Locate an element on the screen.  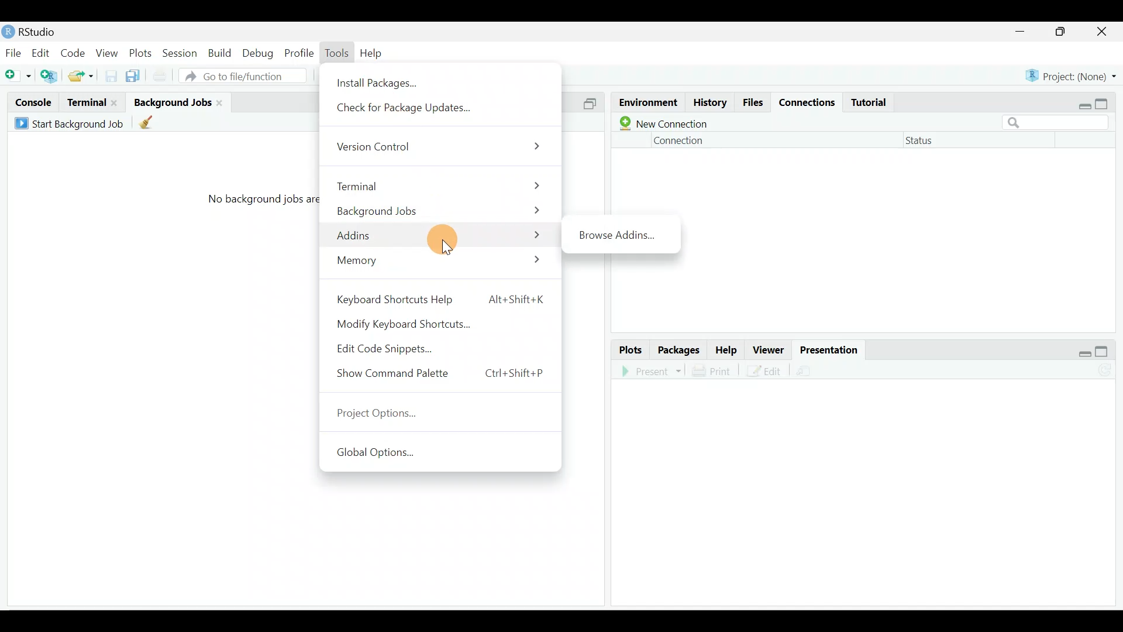
Clean up all completed background jobs is located at coordinates (149, 122).